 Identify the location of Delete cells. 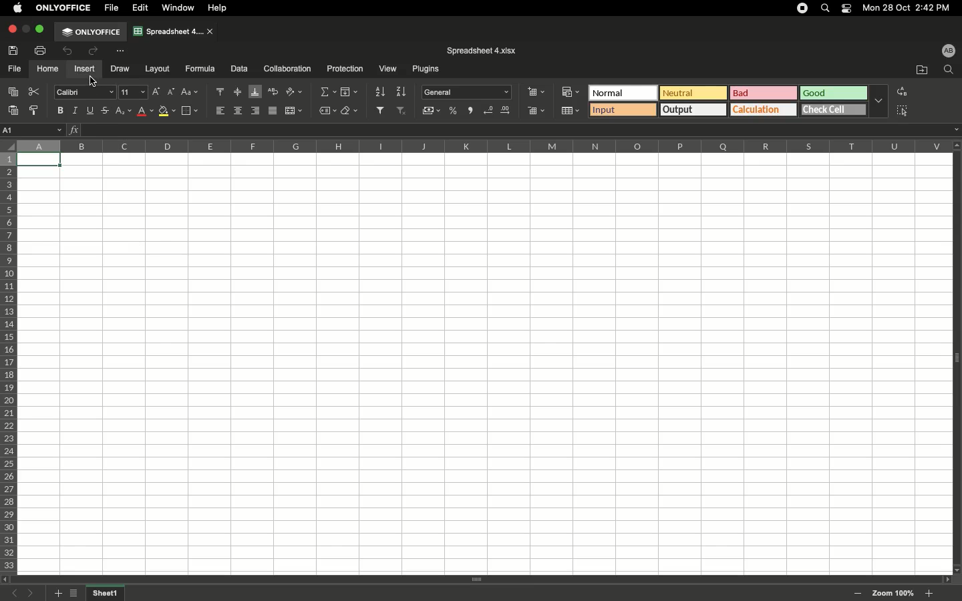
(536, 110).